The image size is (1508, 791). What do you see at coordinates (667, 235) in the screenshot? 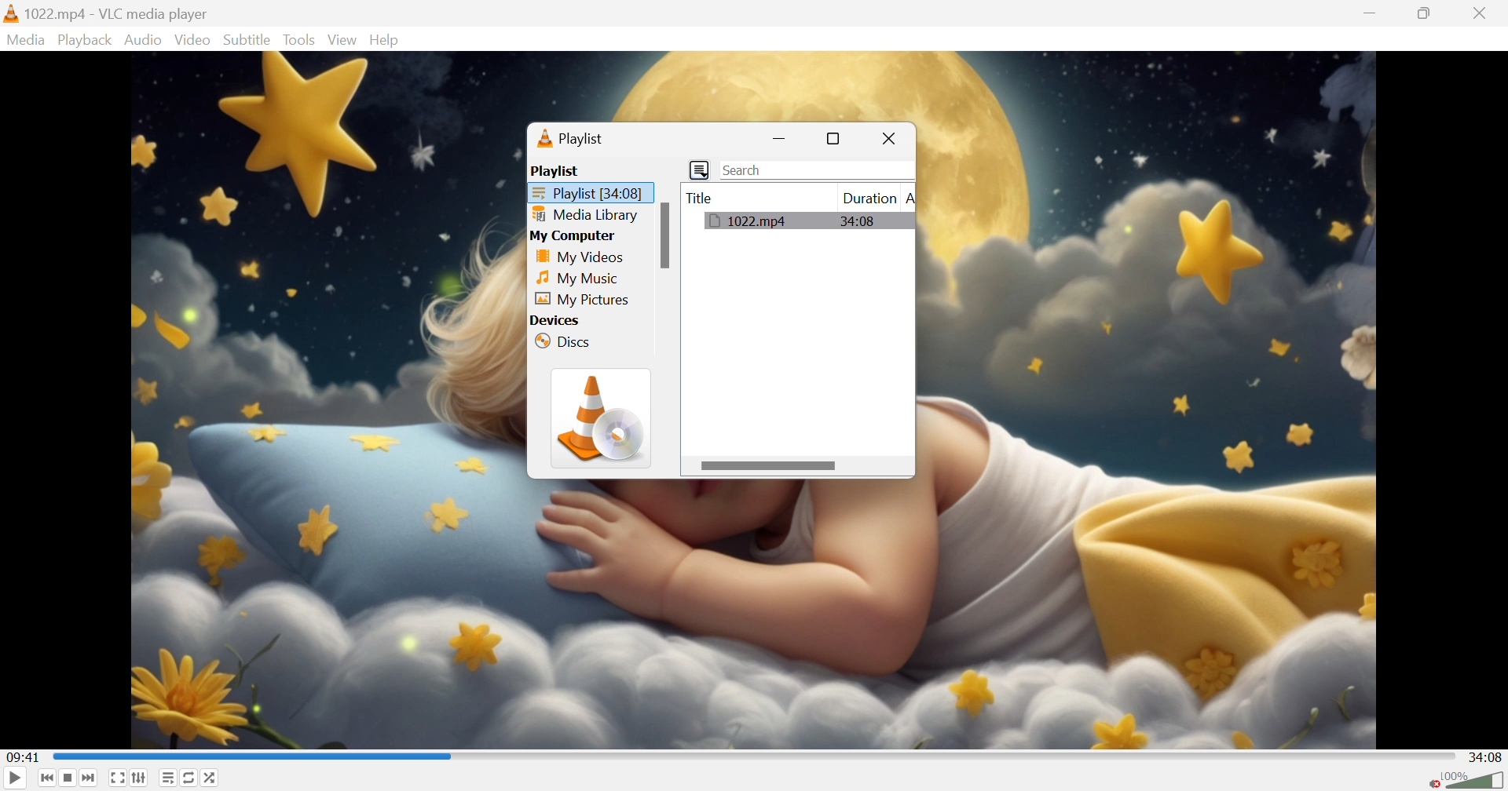
I see `Scroll bar` at bounding box center [667, 235].